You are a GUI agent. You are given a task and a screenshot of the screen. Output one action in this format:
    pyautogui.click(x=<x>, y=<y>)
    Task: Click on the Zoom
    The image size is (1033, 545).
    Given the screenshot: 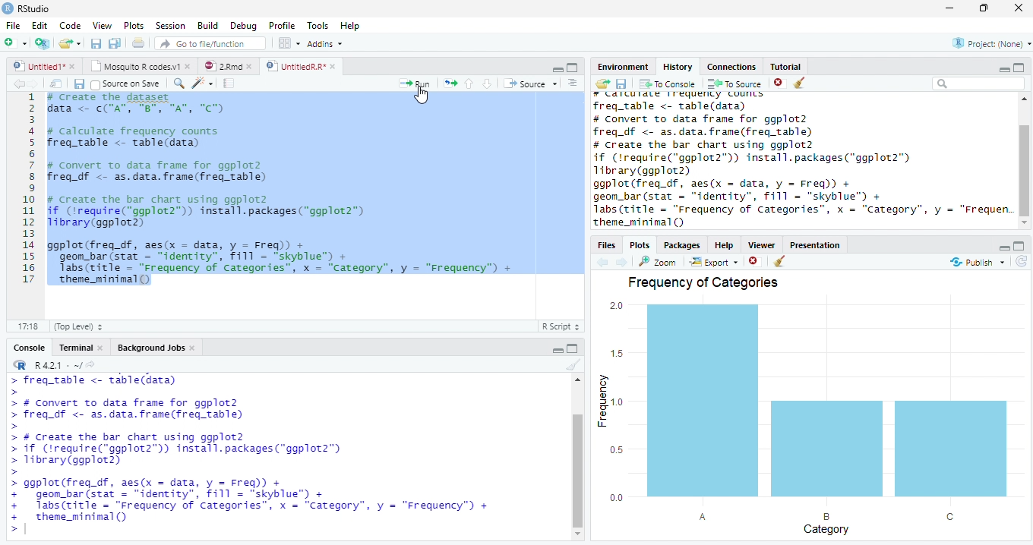 What is the action you would take?
    pyautogui.click(x=659, y=263)
    